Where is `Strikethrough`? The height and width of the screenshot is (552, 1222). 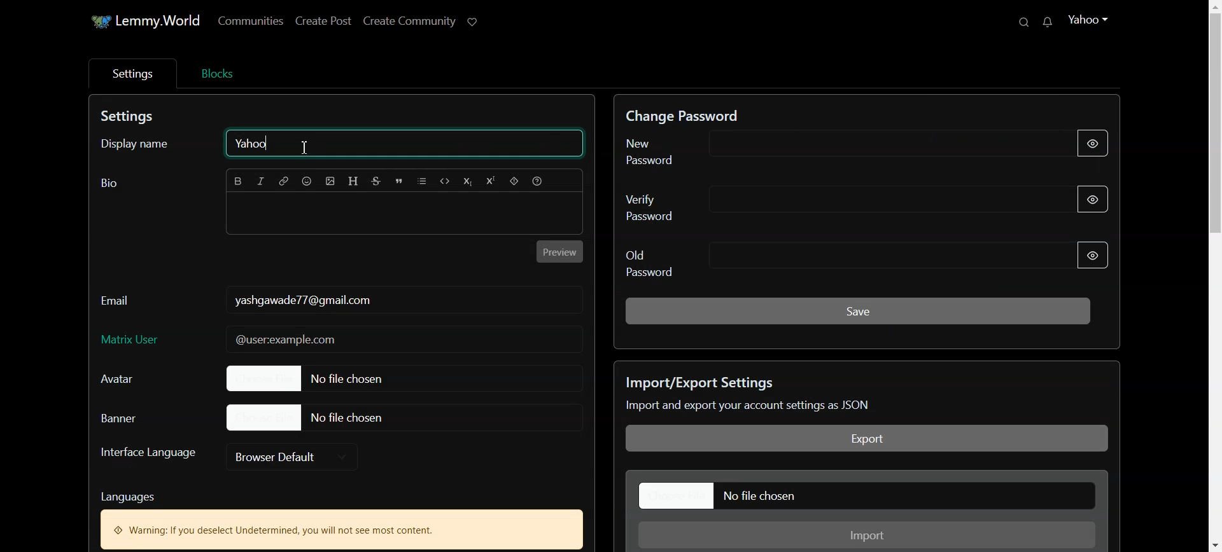 Strikethrough is located at coordinates (377, 182).